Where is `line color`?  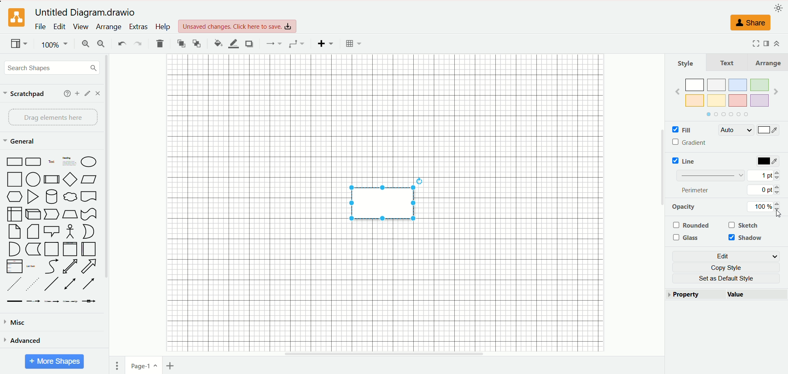 line color is located at coordinates (233, 44).